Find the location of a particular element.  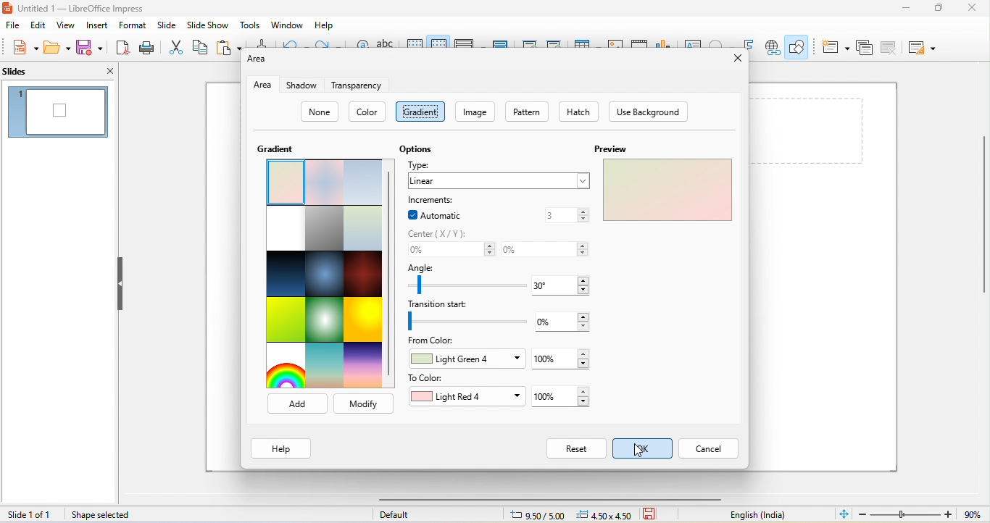

dotted line appeared is located at coordinates (419, 111).